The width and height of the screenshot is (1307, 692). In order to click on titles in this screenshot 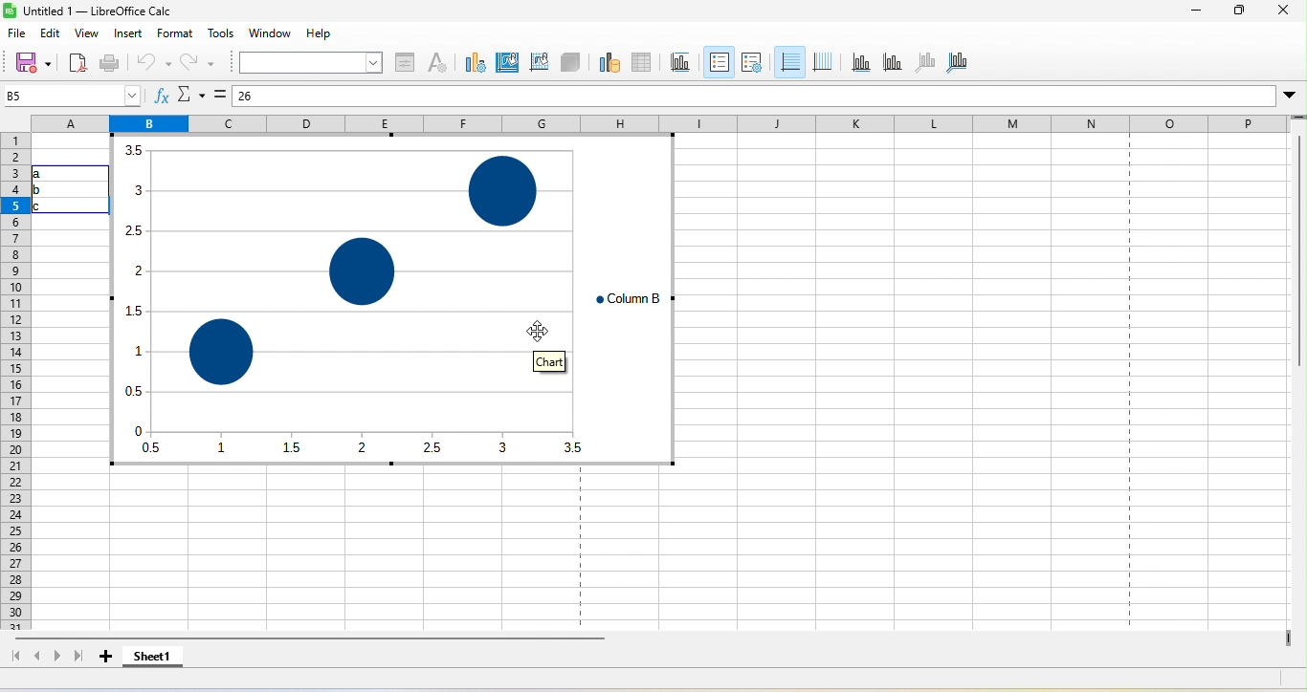, I will do `click(679, 61)`.